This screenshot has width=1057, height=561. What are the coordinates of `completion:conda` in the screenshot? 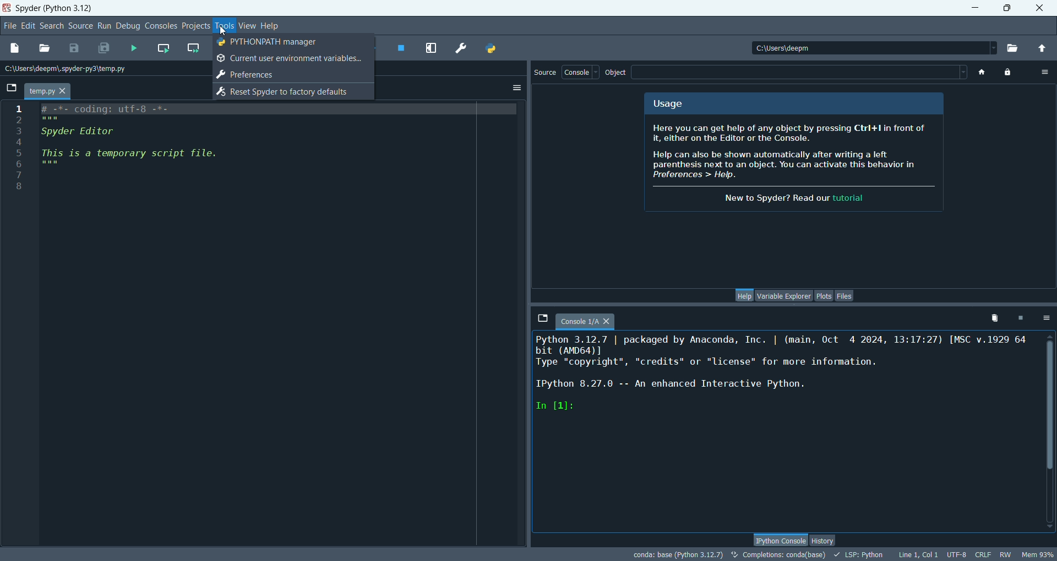 It's located at (778, 556).